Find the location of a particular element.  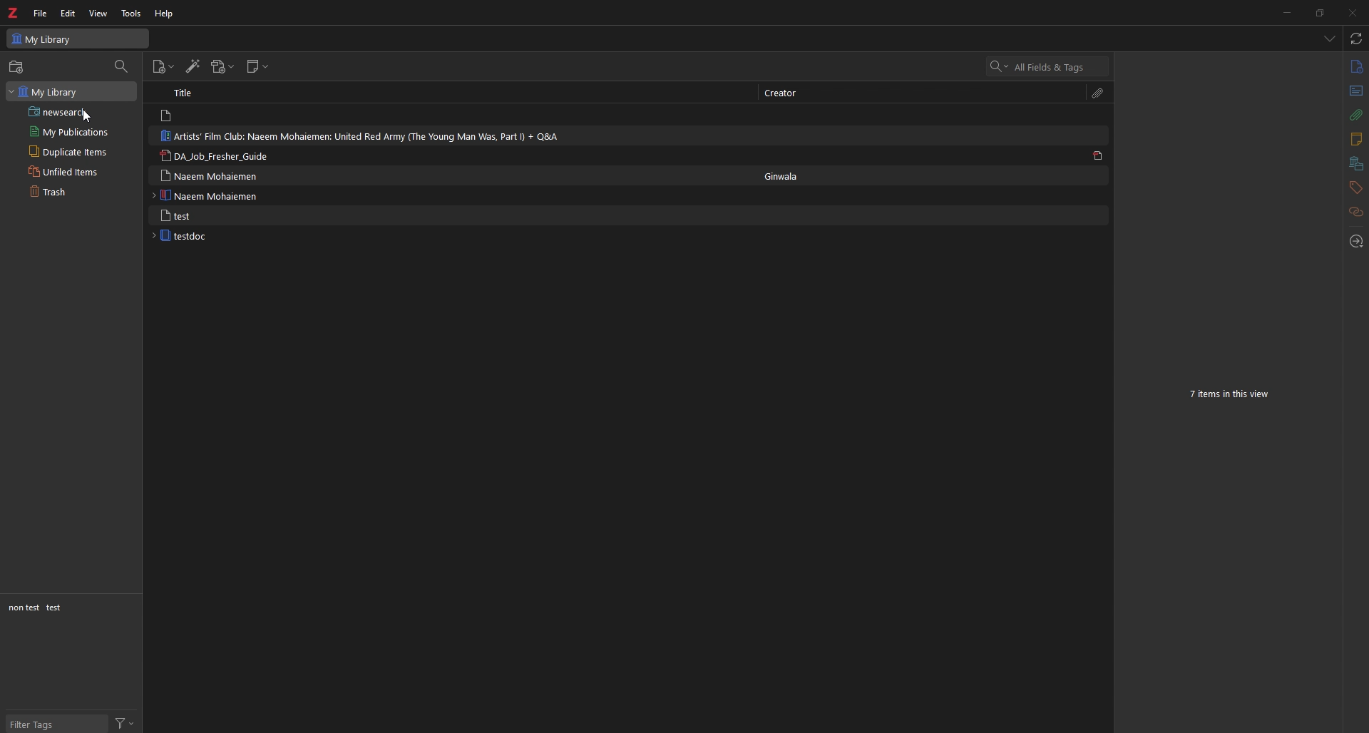

New item is located at coordinates (161, 67).